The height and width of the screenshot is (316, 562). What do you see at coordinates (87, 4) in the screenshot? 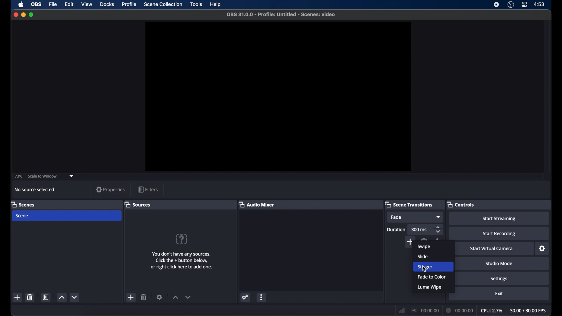
I see `view` at bounding box center [87, 4].